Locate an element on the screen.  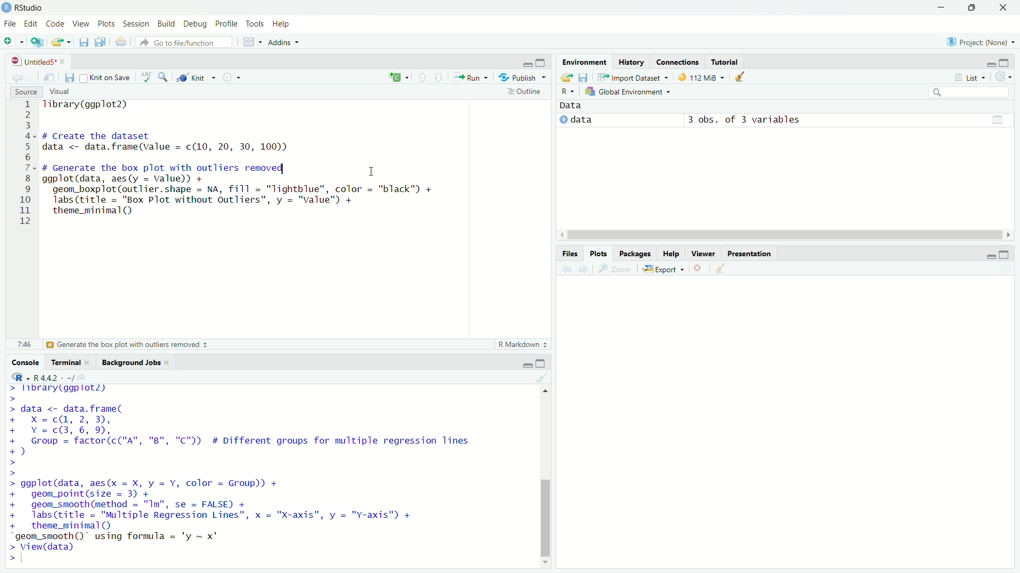
minimise is located at coordinates (522, 64).